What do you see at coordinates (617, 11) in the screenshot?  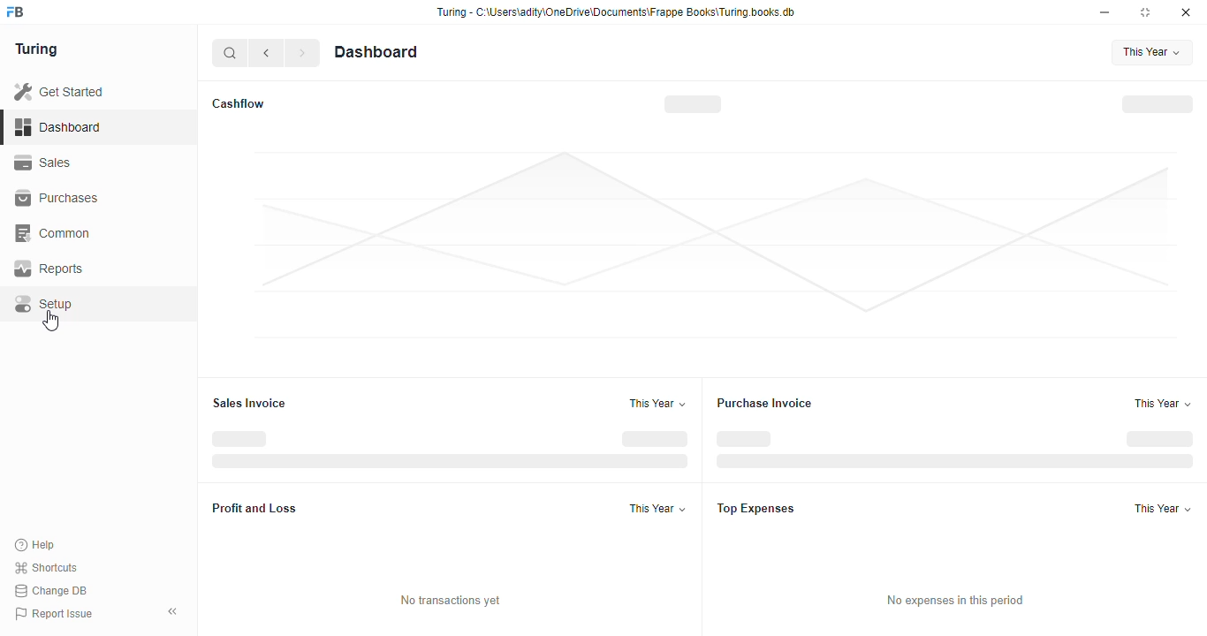 I see `Turing - C-\Users\adity\OneDrive\Documents\Frappe Books\Turing.books.db` at bounding box center [617, 11].